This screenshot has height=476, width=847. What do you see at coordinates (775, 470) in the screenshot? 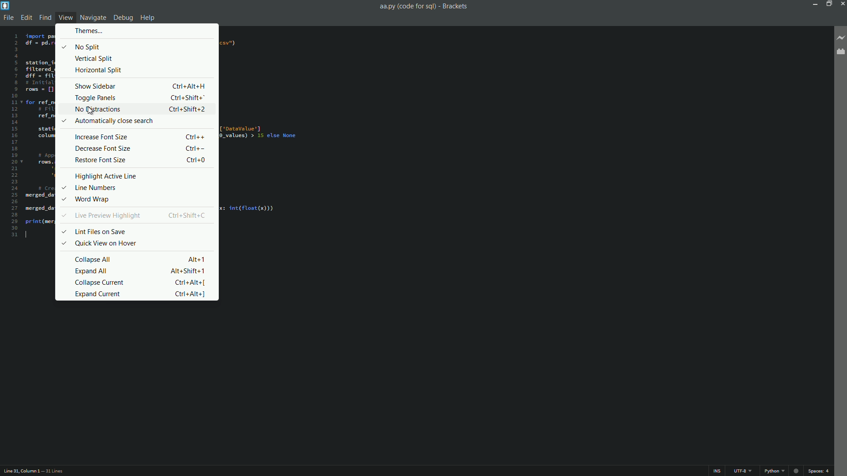
I see `python` at bounding box center [775, 470].